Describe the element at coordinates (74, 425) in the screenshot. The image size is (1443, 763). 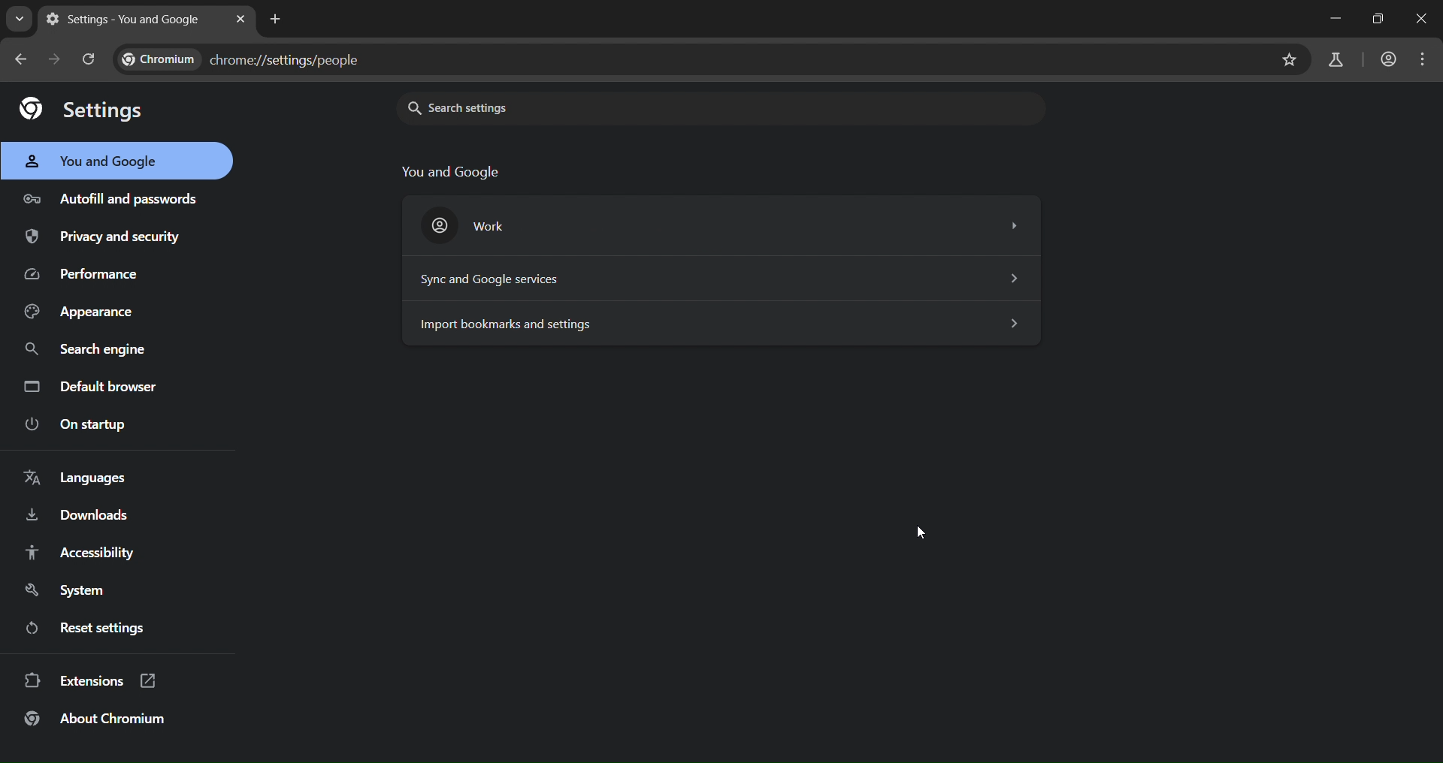
I see `on startup` at that location.